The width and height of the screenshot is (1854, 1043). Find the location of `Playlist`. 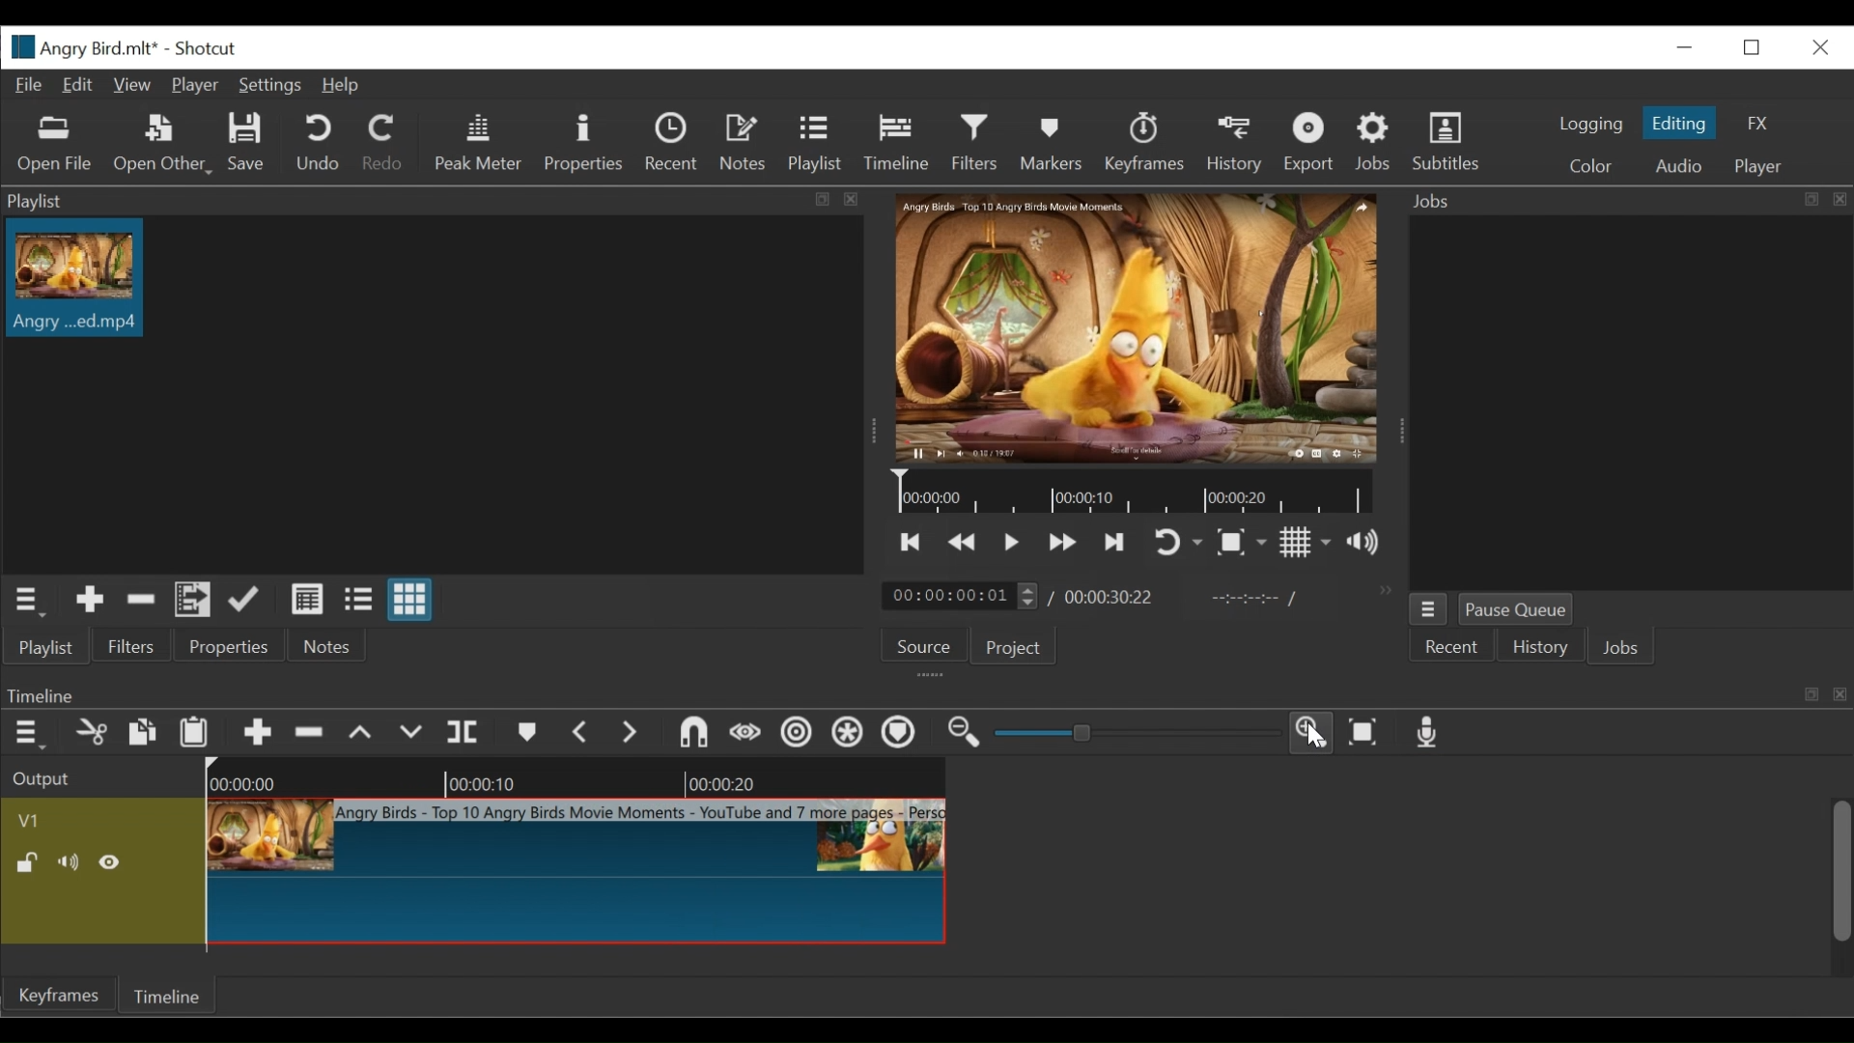

Playlist is located at coordinates (816, 144).